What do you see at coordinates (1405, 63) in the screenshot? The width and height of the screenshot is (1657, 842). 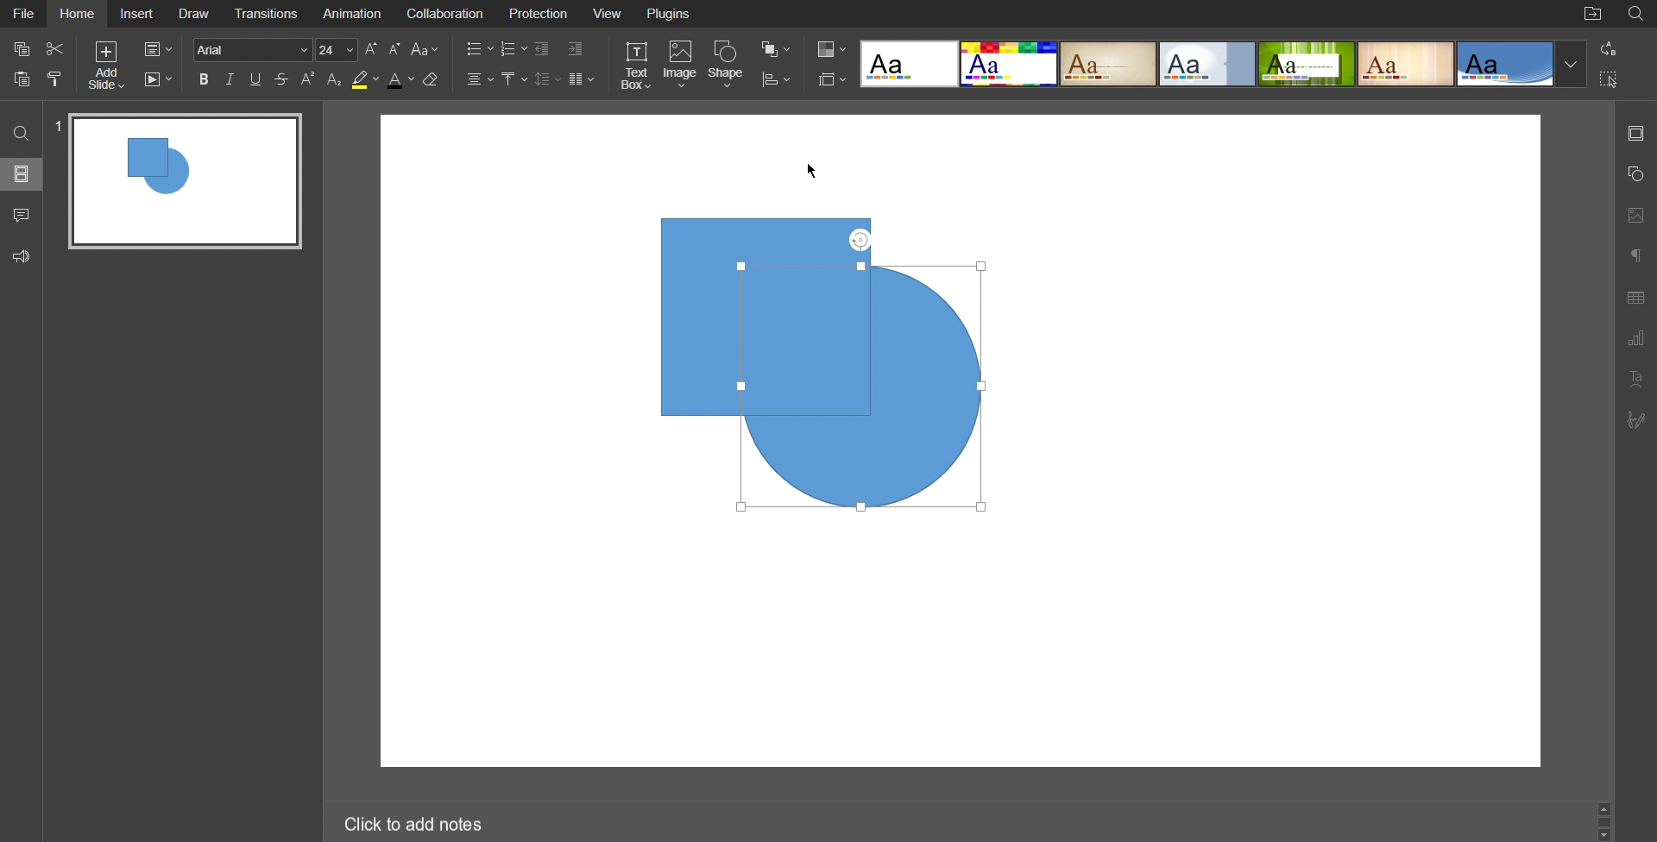 I see `Lines` at bounding box center [1405, 63].